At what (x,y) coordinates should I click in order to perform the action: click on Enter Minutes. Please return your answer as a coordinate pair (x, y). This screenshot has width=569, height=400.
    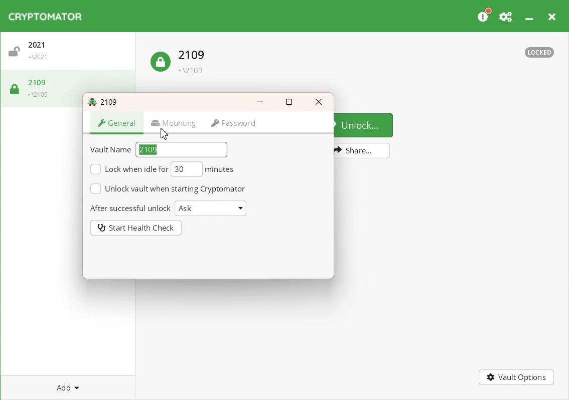
    Looking at the image, I should click on (203, 170).